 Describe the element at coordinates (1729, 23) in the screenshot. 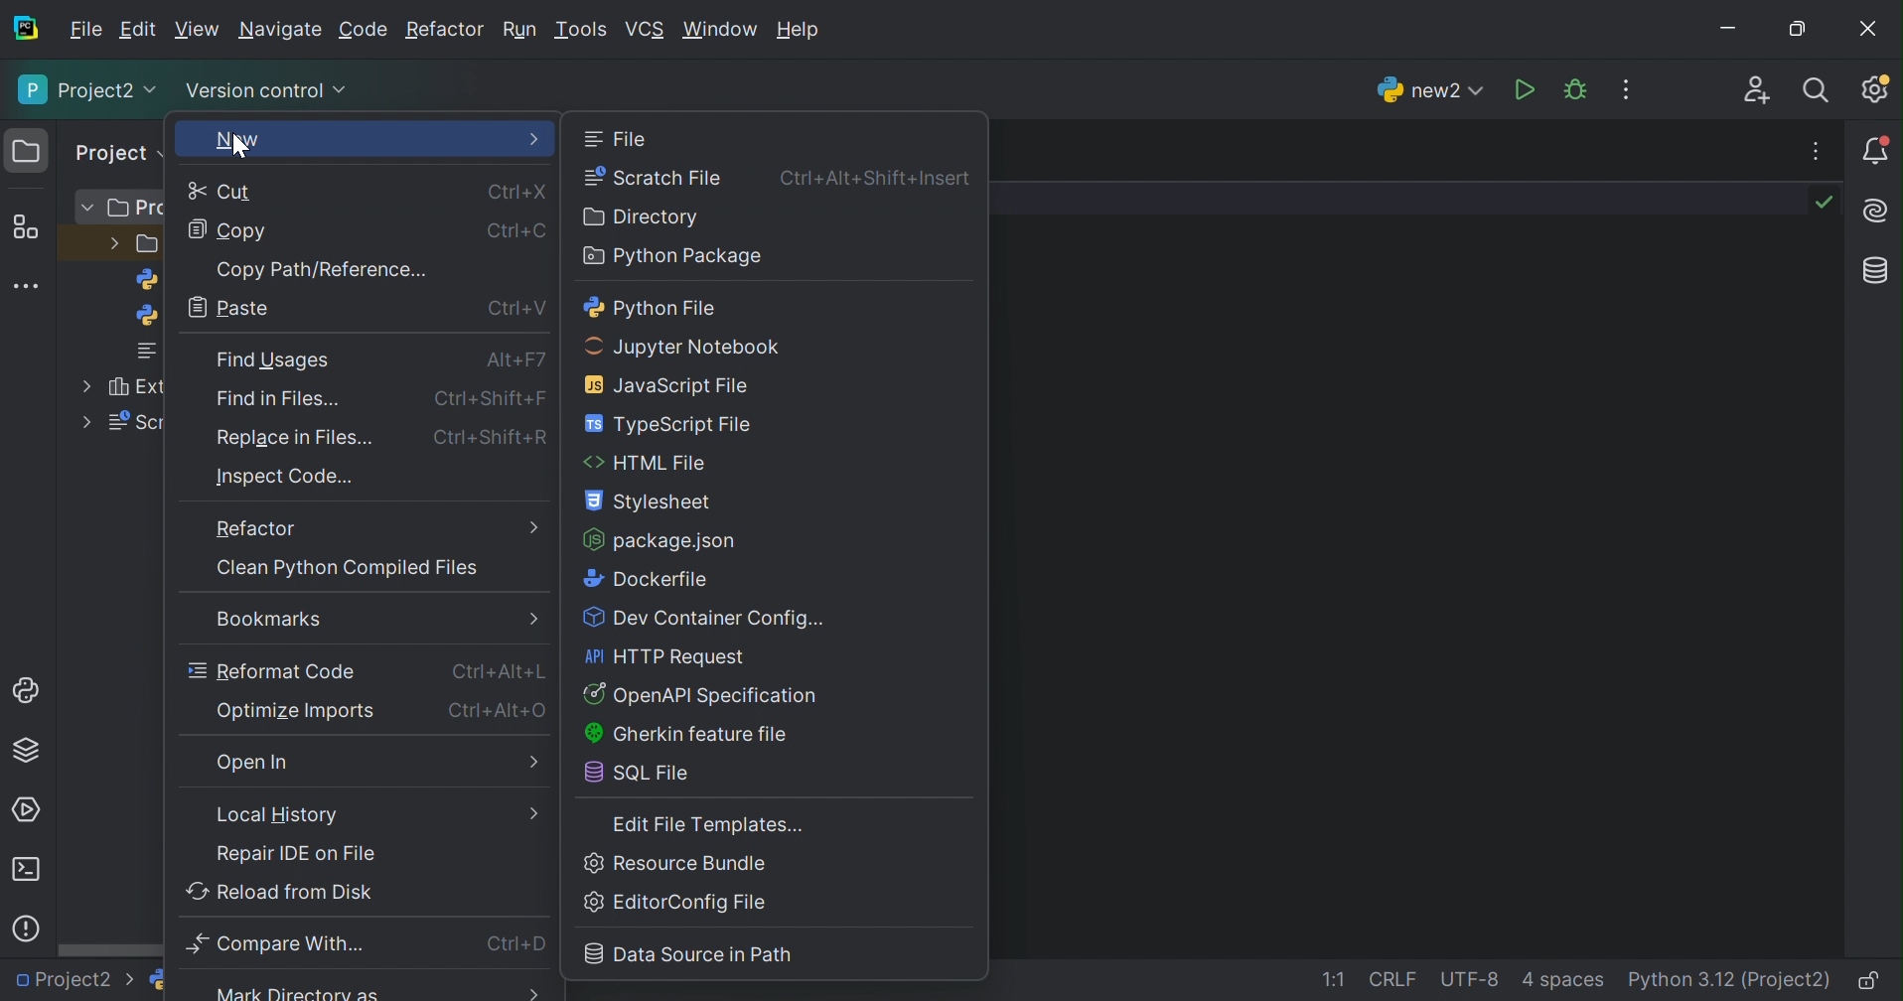

I see `Minimize` at that location.